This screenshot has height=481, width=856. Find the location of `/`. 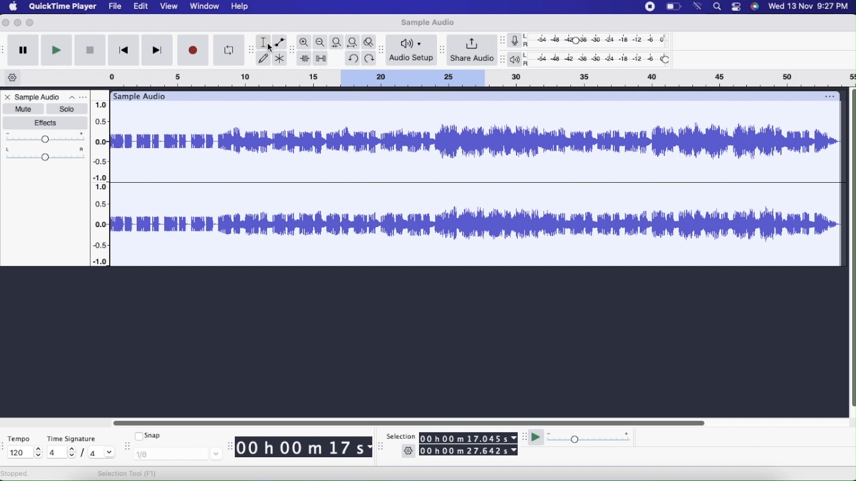

/ is located at coordinates (85, 455).